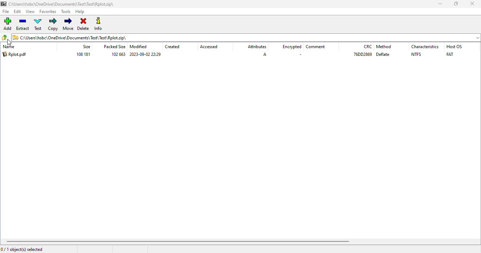  Describe the element at coordinates (472, 4) in the screenshot. I see `close` at that location.